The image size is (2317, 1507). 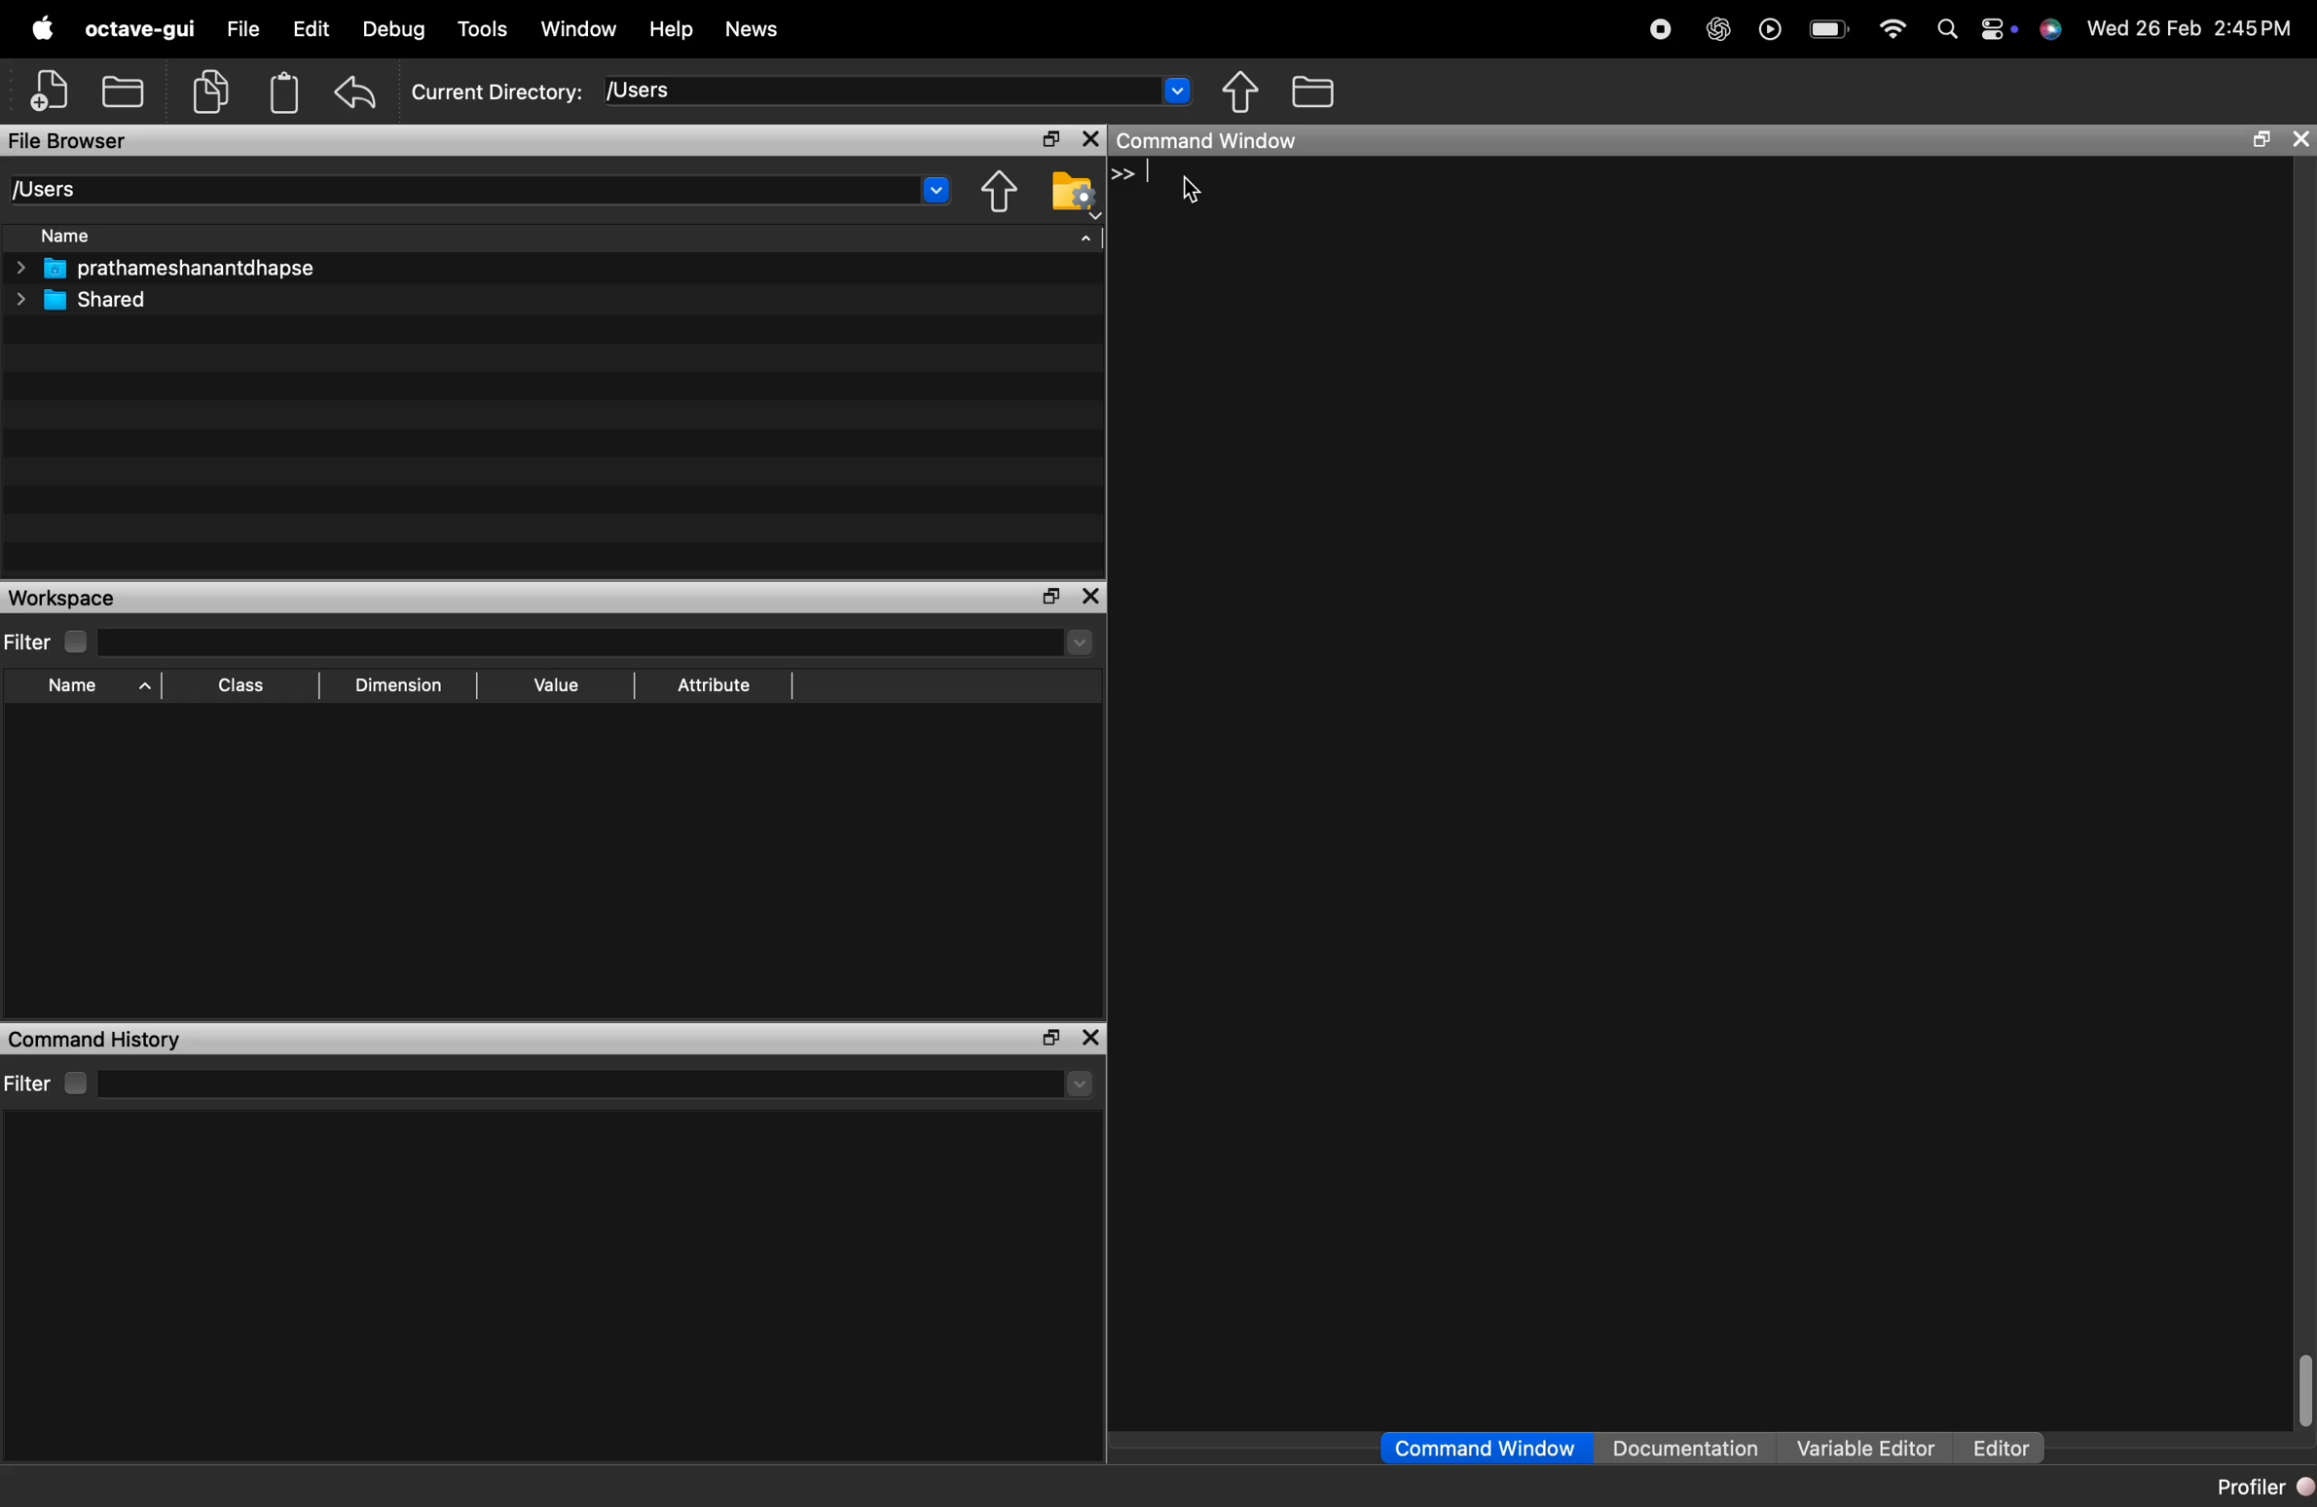 What do you see at coordinates (1995, 24) in the screenshot?
I see `settings` at bounding box center [1995, 24].